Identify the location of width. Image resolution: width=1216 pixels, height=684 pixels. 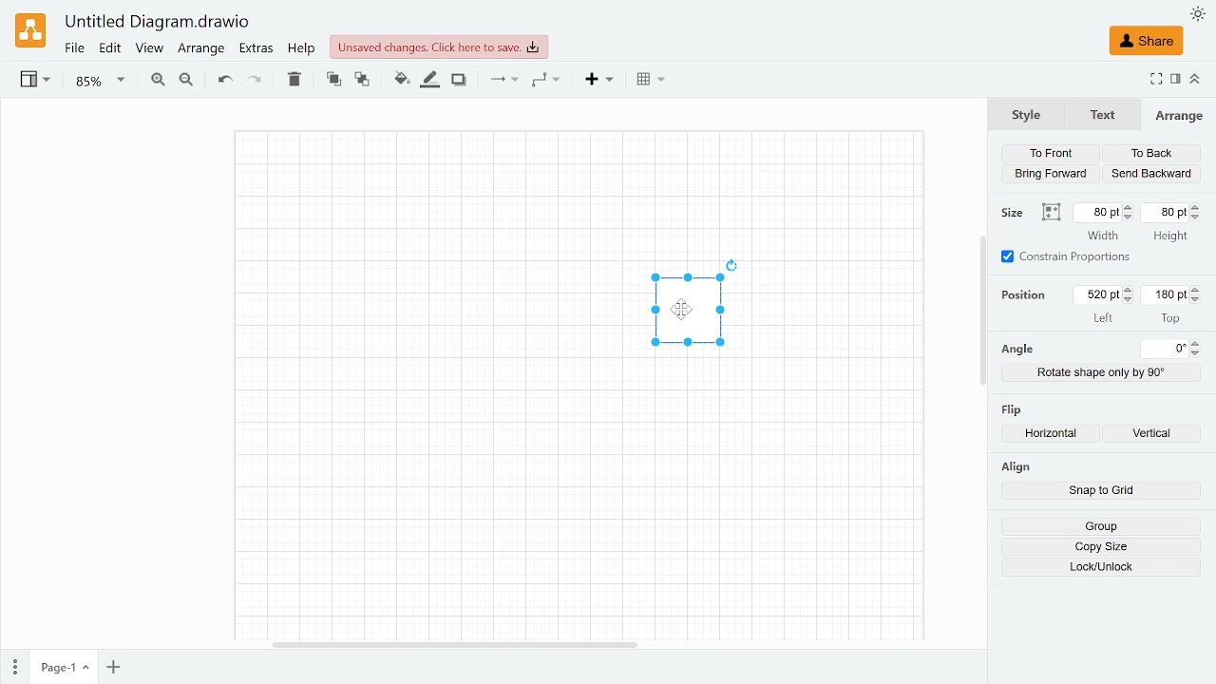
(1103, 236).